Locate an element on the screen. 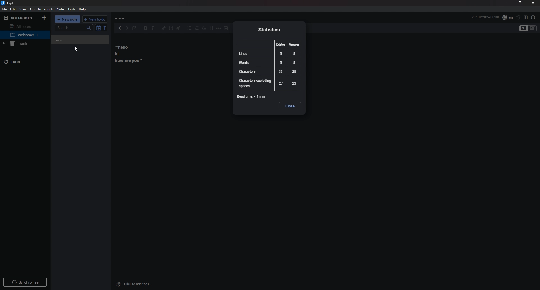  Set language is located at coordinates (508, 17).